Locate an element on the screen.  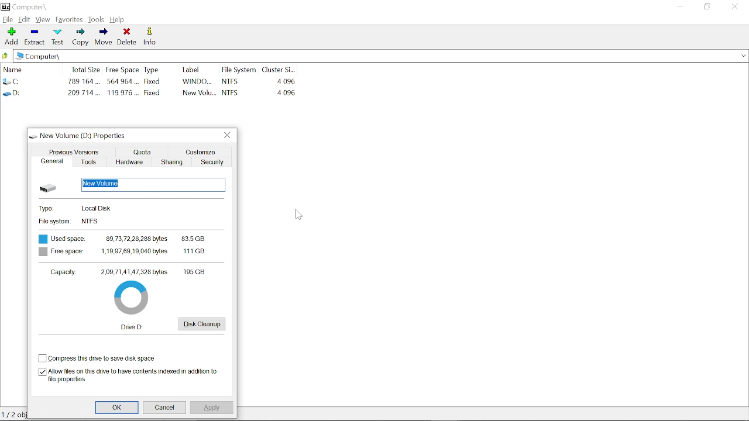
cursor is located at coordinates (301, 218).